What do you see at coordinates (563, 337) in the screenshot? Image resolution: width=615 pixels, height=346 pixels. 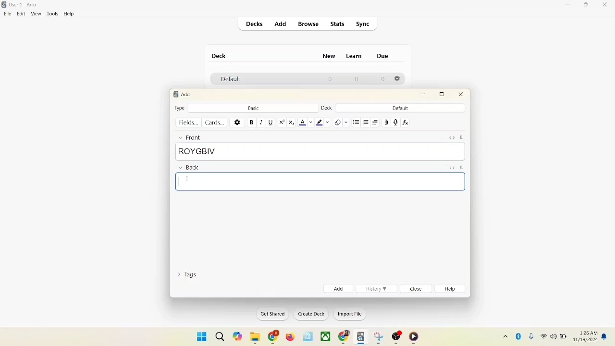 I see `battery` at bounding box center [563, 337].